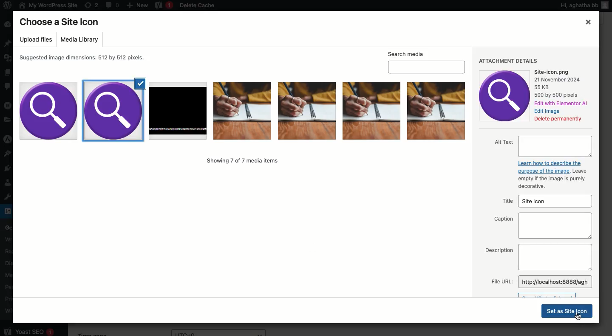 The image size is (612, 336). Describe the element at coordinates (563, 104) in the screenshot. I see `Edit with AI` at that location.